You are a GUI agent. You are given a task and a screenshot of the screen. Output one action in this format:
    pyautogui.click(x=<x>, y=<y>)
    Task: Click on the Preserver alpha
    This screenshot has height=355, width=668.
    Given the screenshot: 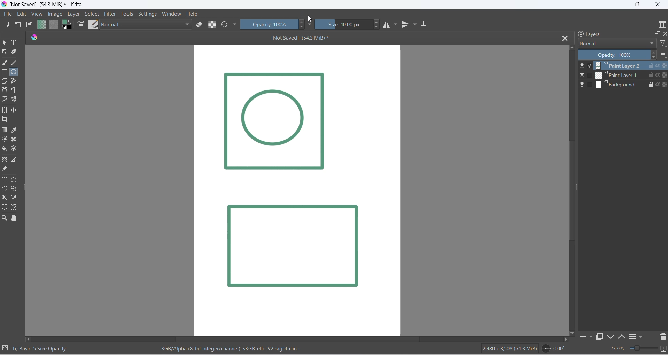 What is the action you would take?
    pyautogui.click(x=662, y=75)
    